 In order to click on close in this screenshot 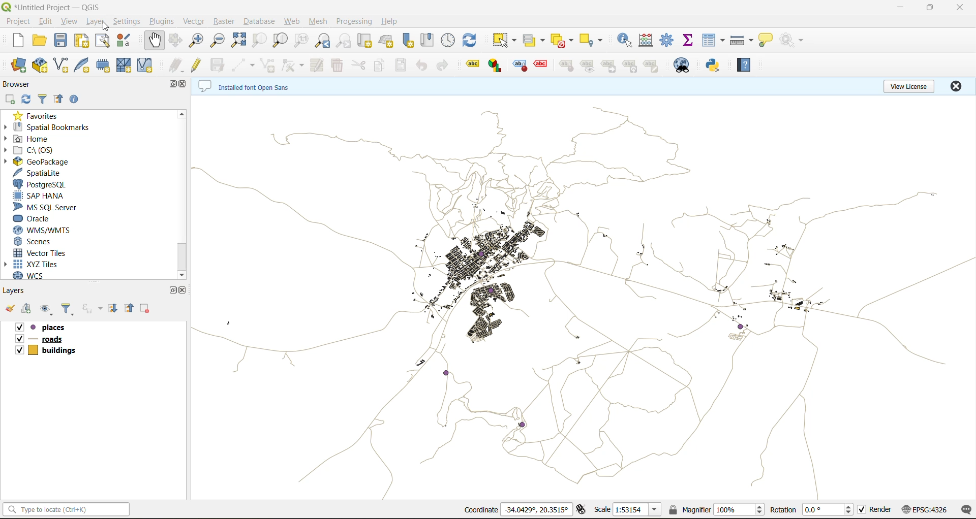, I will do `click(961, 9)`.